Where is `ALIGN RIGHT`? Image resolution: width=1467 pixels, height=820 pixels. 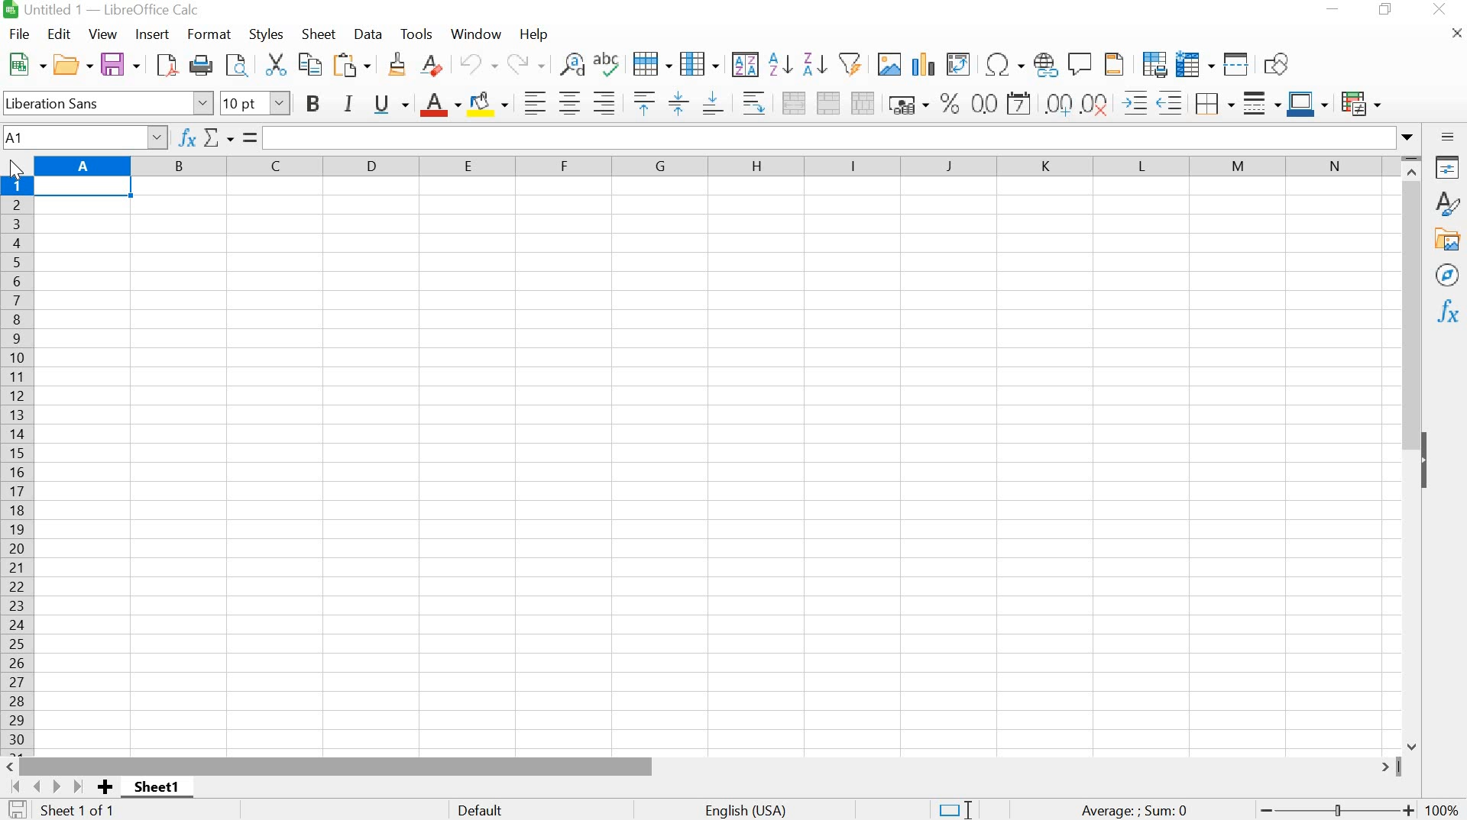 ALIGN RIGHT is located at coordinates (756, 103).